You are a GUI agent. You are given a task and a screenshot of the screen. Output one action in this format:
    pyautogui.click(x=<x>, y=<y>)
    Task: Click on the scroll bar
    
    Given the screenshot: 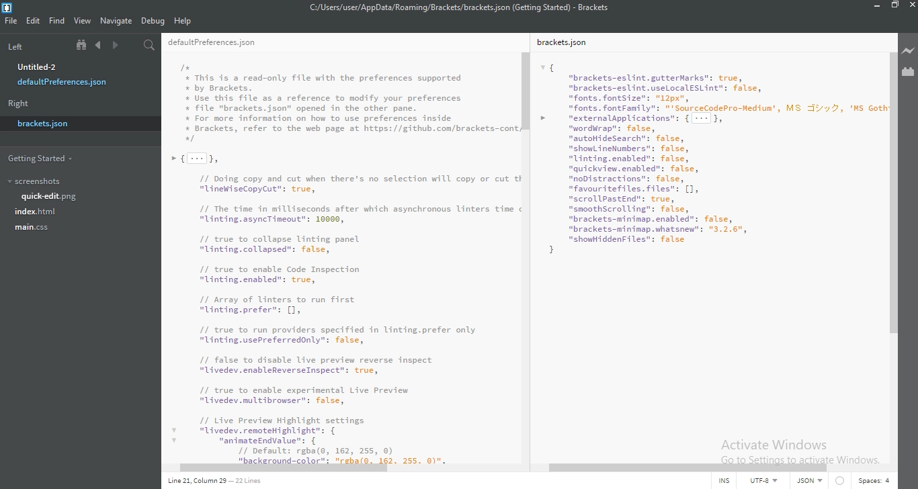 What is the action you would take?
    pyautogui.click(x=686, y=468)
    